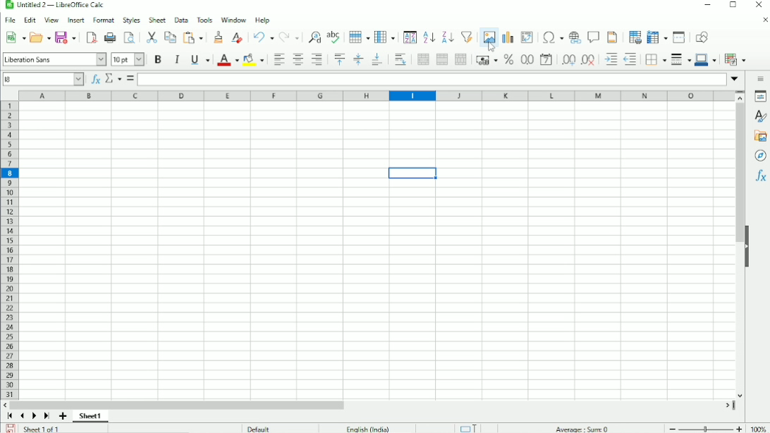 The width and height of the screenshot is (770, 433). I want to click on Define print area, so click(634, 37).